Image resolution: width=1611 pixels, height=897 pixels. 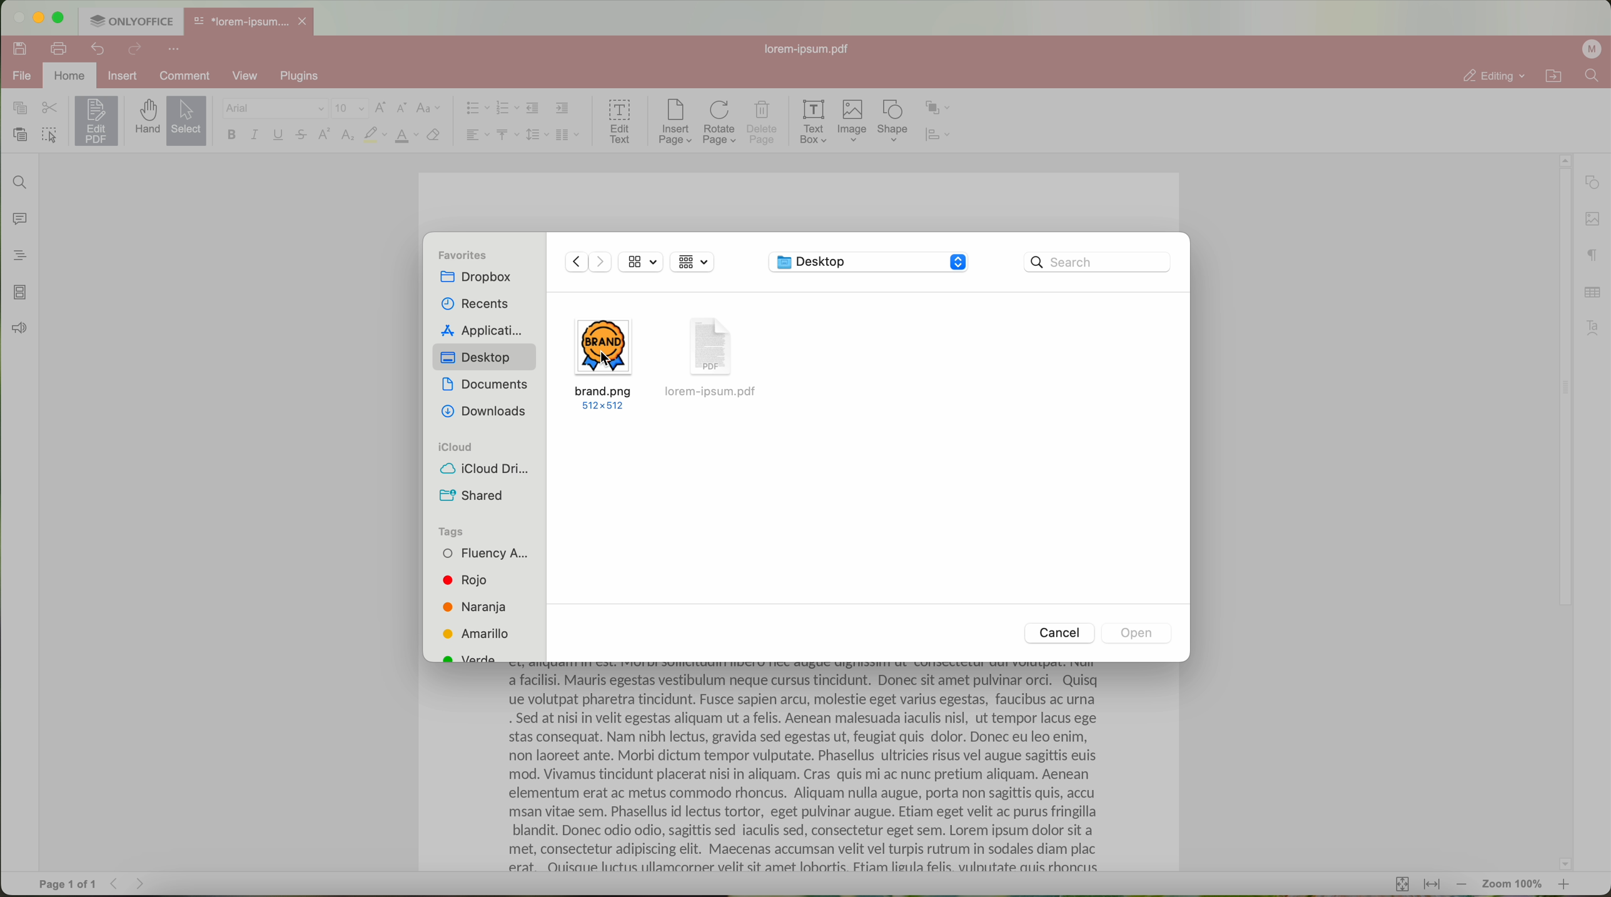 What do you see at coordinates (720, 123) in the screenshot?
I see `rotate page` at bounding box center [720, 123].